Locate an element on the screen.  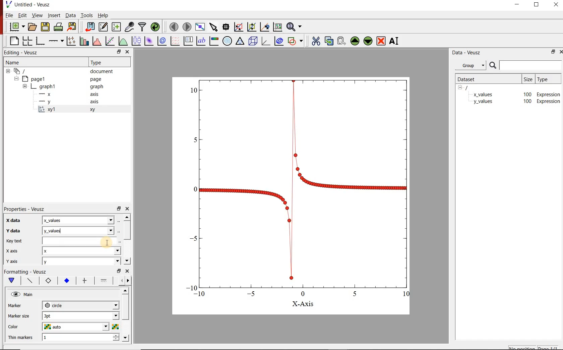
move up is located at coordinates (125, 291).